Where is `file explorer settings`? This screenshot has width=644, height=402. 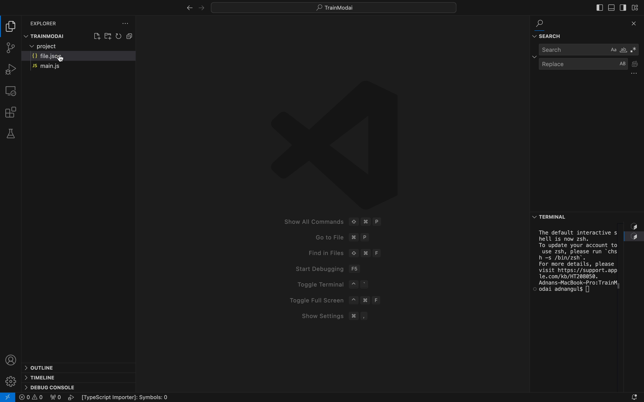
file explorer settings is located at coordinates (124, 23).